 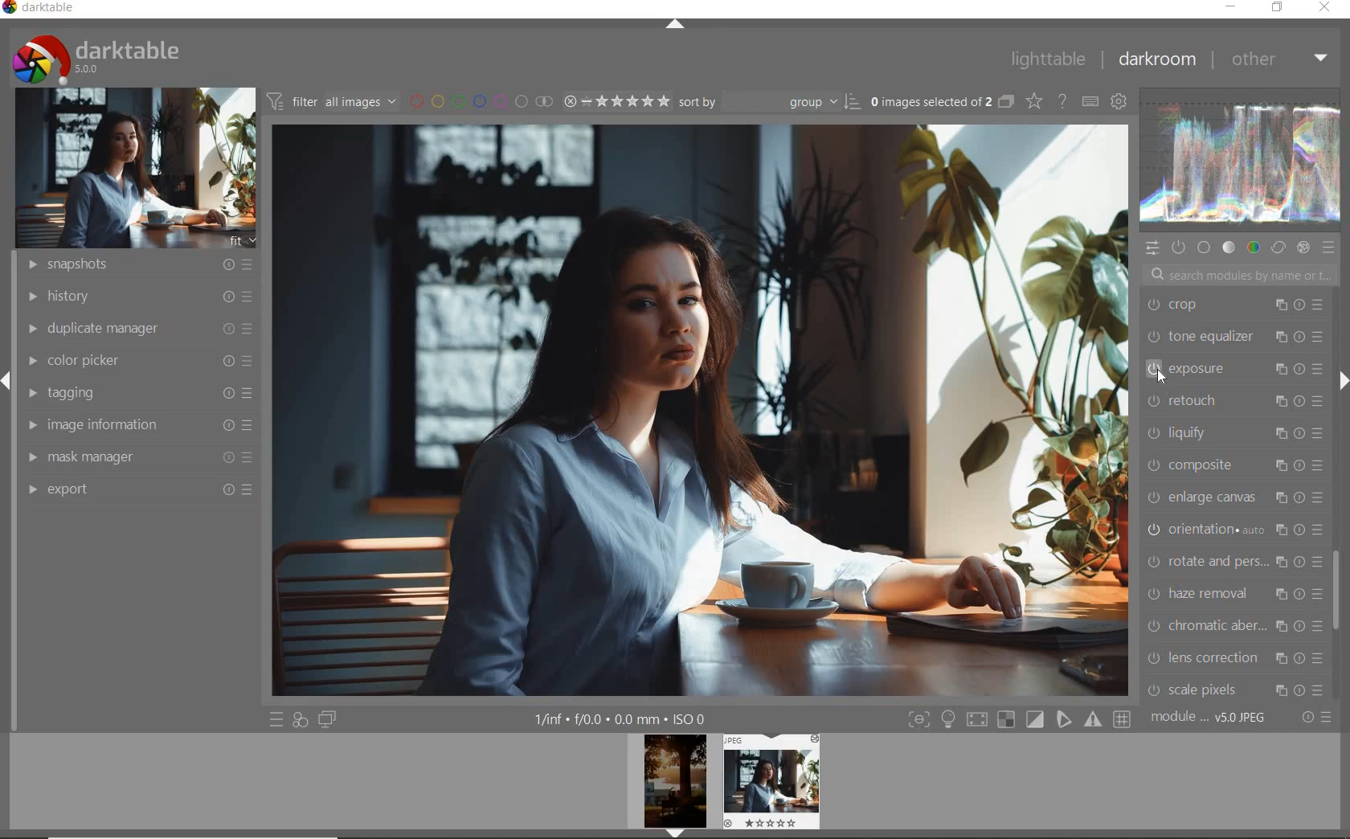 What do you see at coordinates (1233, 335) in the screenshot?
I see `TONE EQUALIZER` at bounding box center [1233, 335].